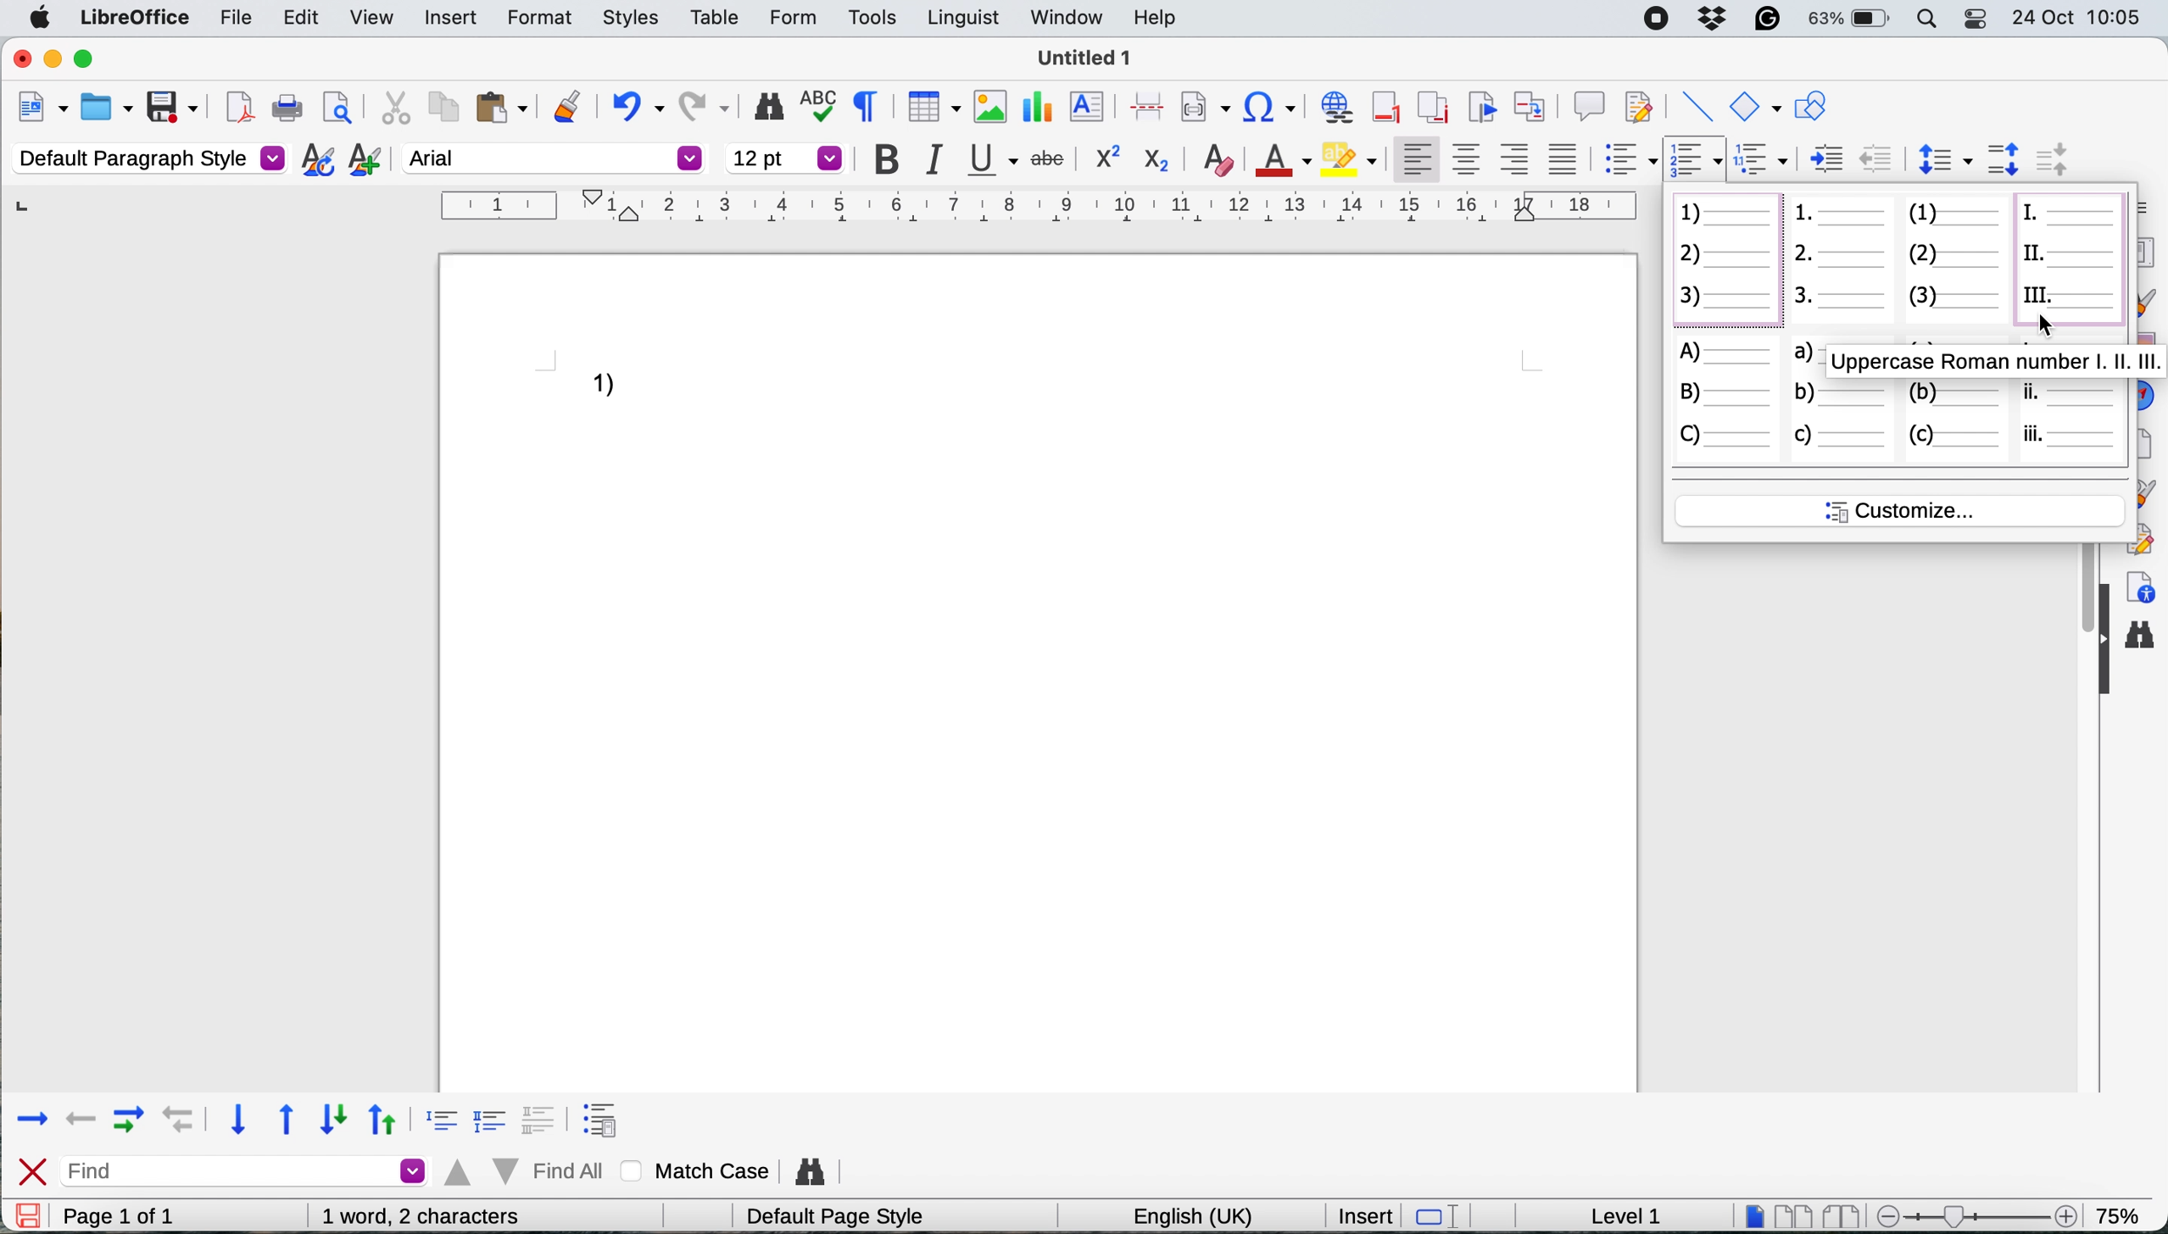 Image resolution: width=2168 pixels, height=1234 pixels. What do you see at coordinates (289, 1121) in the screenshot?
I see `upward` at bounding box center [289, 1121].